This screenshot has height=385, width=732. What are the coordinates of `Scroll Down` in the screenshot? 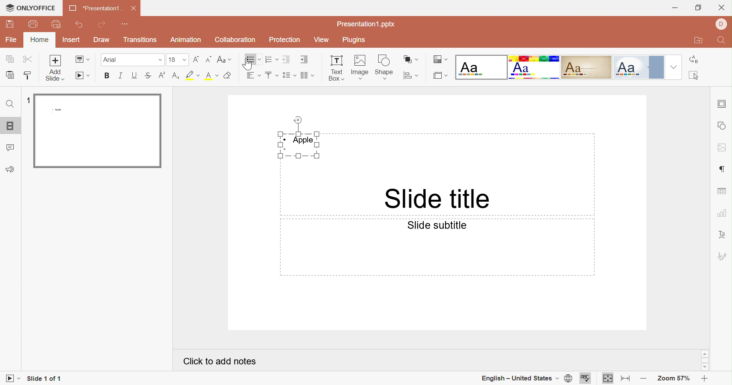 It's located at (707, 367).